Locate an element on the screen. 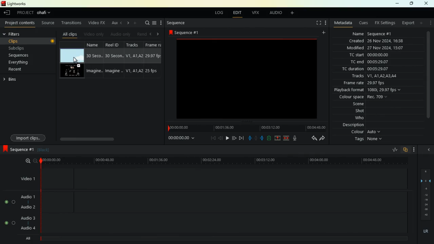  push is located at coordinates (261, 138).